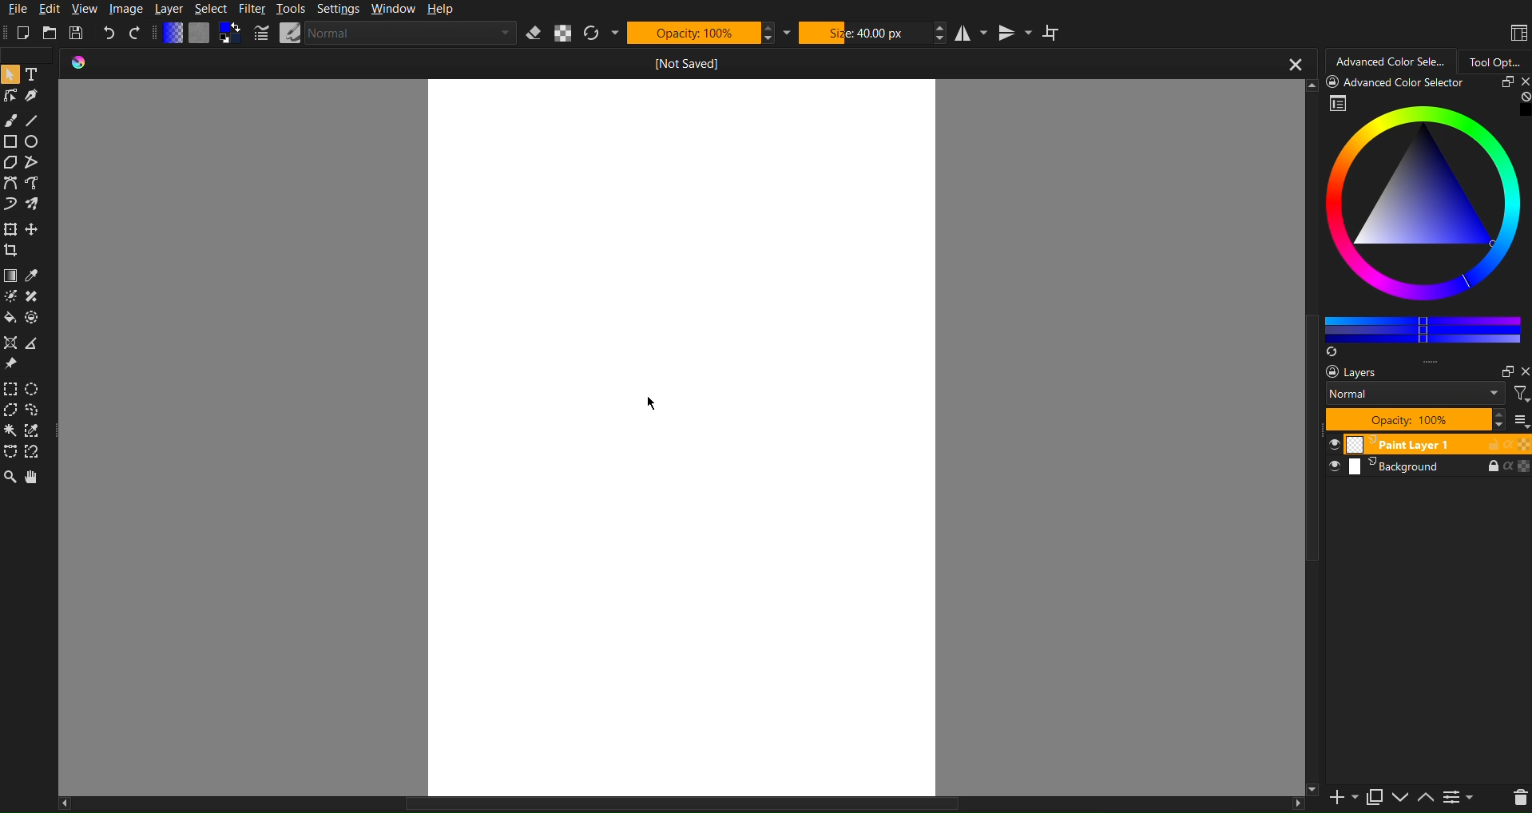 The height and width of the screenshot is (813, 1532). What do you see at coordinates (657, 401) in the screenshot?
I see `Cursor` at bounding box center [657, 401].